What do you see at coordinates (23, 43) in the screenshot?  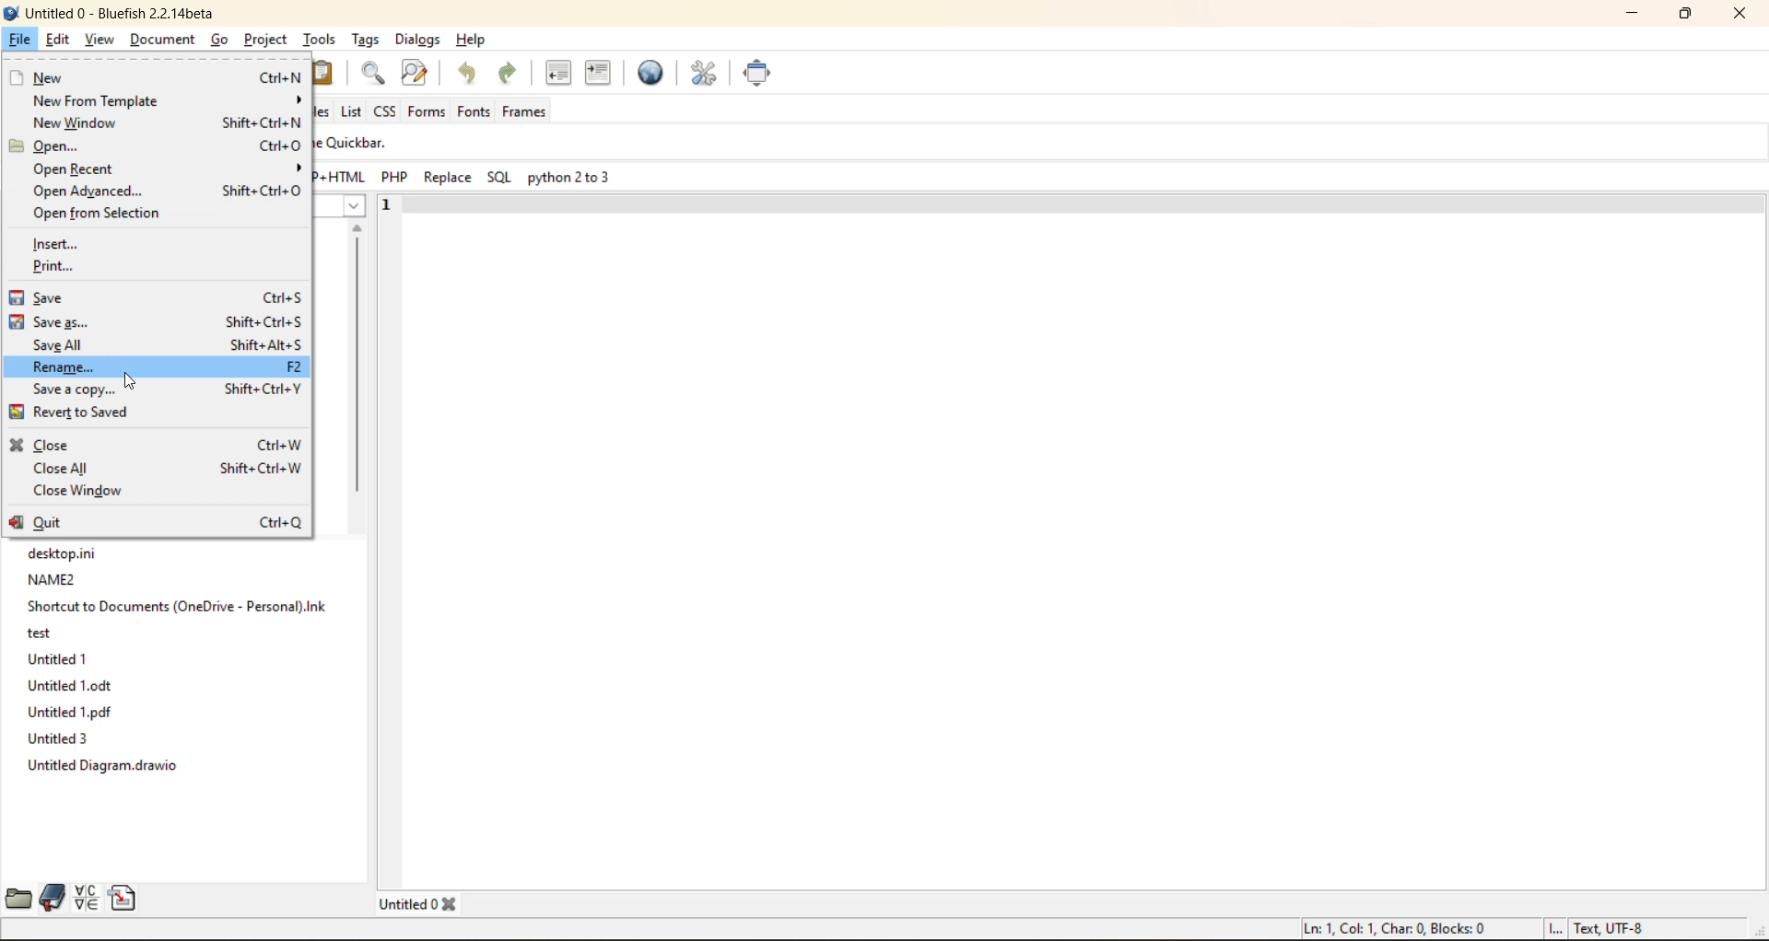 I see `file` at bounding box center [23, 43].